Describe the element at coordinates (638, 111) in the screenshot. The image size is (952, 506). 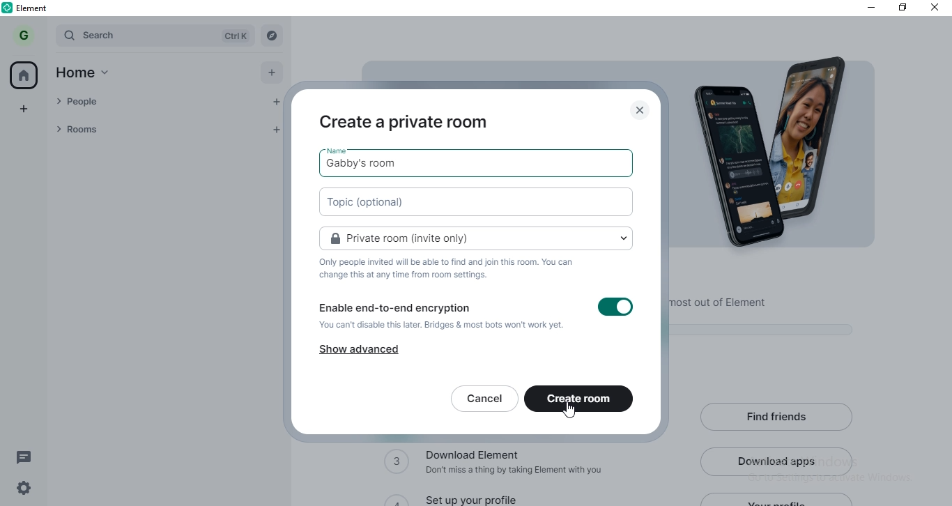
I see `close` at that location.